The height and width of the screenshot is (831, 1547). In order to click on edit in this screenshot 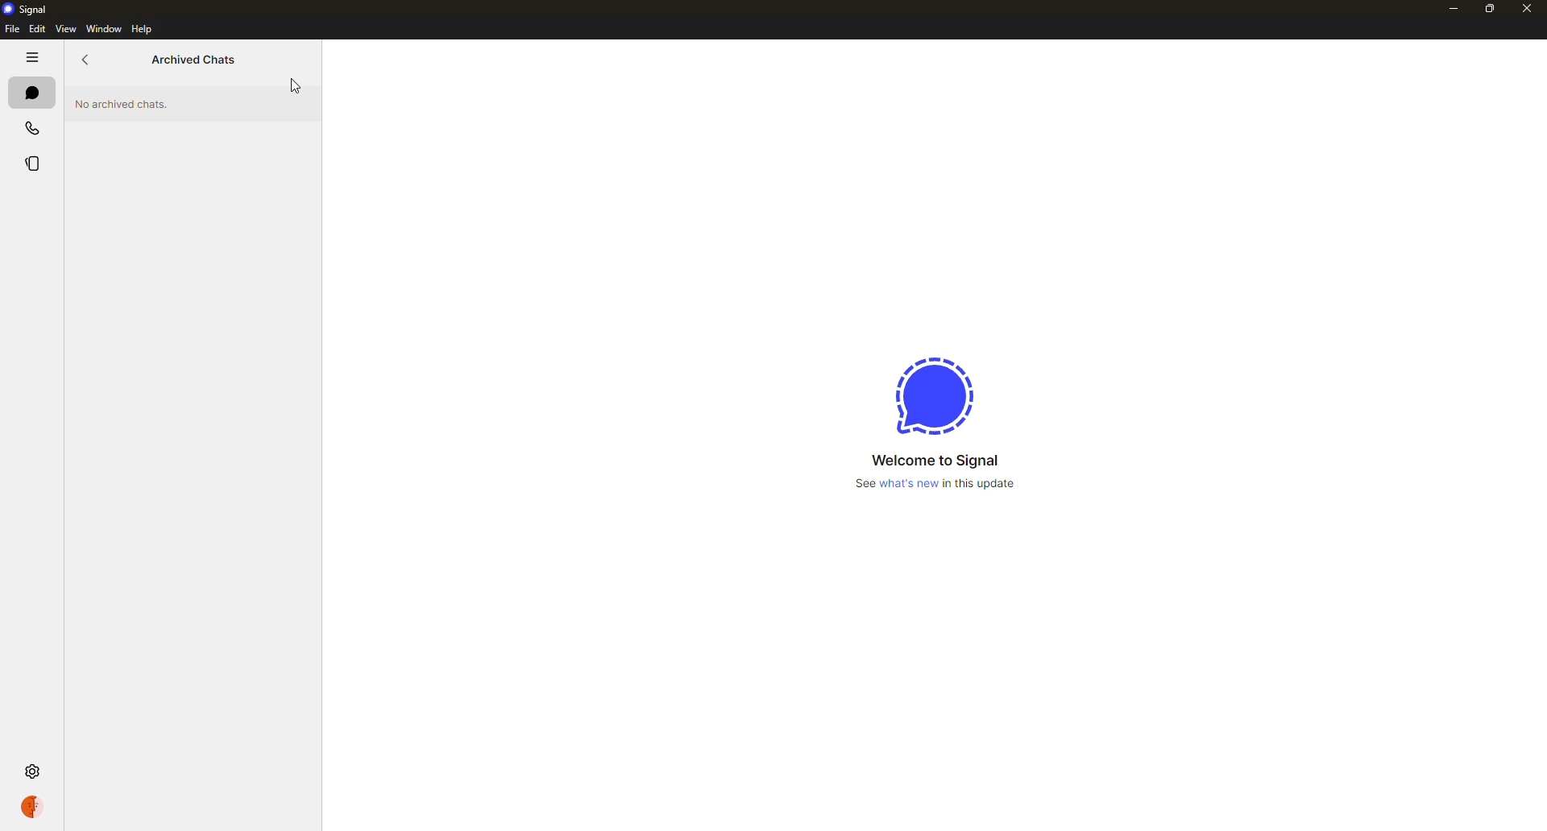, I will do `click(38, 29)`.